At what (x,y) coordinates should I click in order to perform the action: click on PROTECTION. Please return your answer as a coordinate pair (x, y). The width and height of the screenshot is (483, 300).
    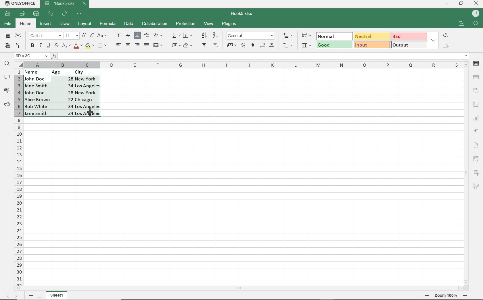
    Looking at the image, I should click on (186, 24).